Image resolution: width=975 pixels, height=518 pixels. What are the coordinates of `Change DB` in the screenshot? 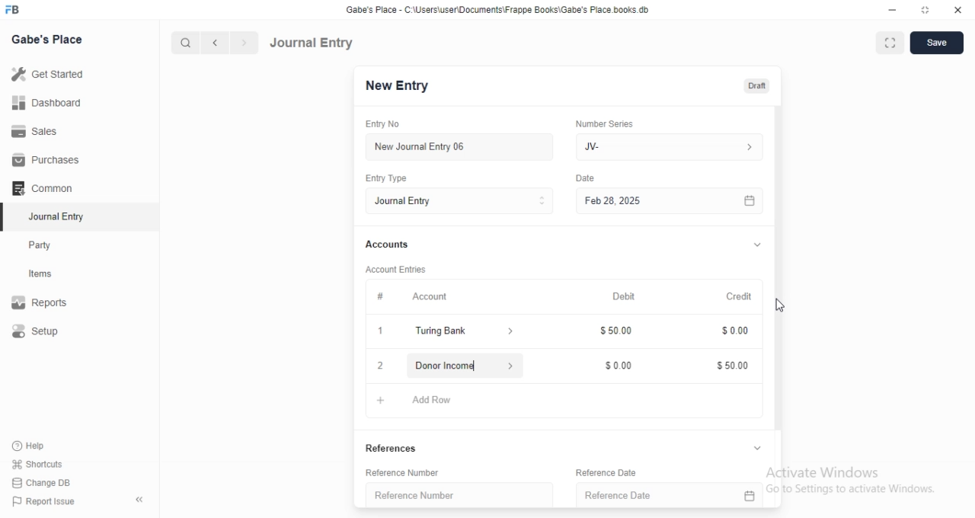 It's located at (46, 482).